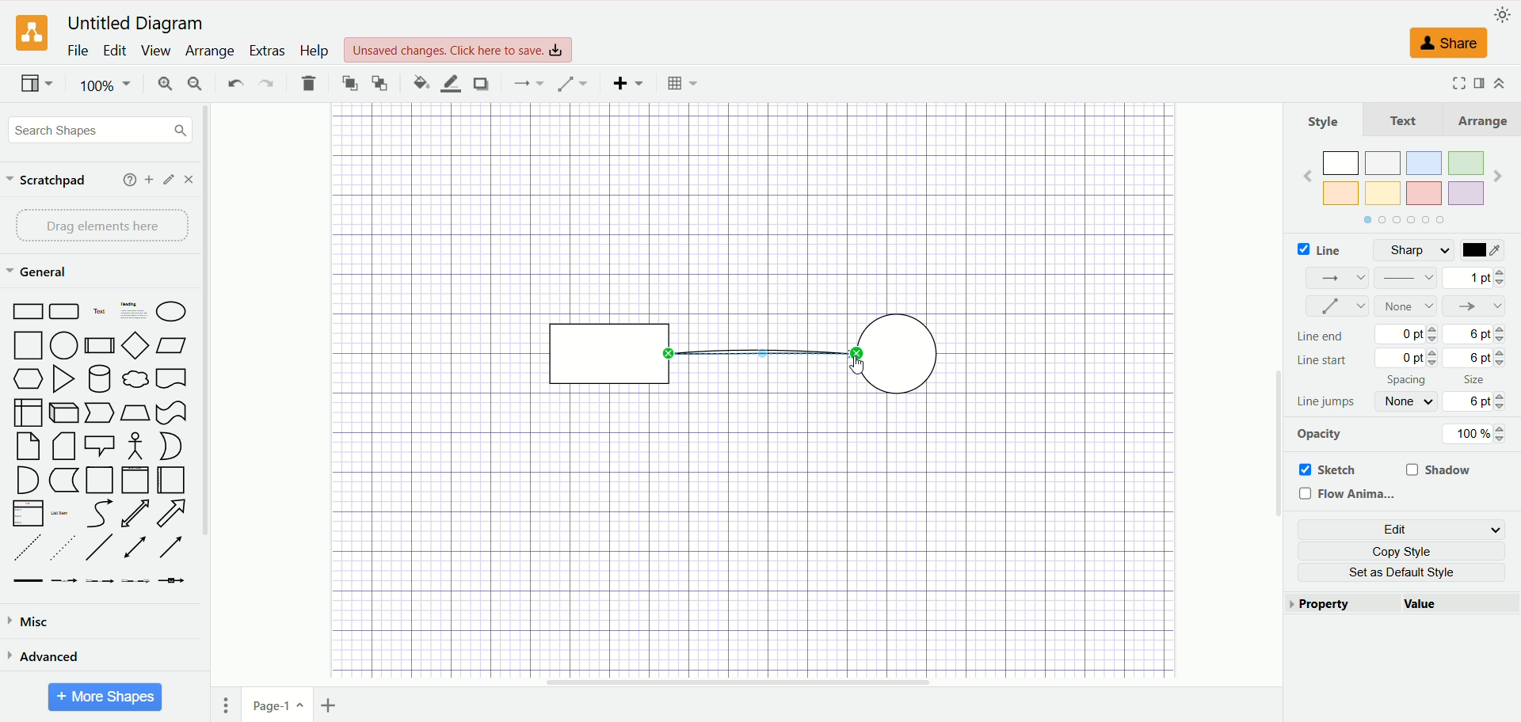 This screenshot has height=722, width=1521. Describe the element at coordinates (36, 83) in the screenshot. I see `view` at that location.